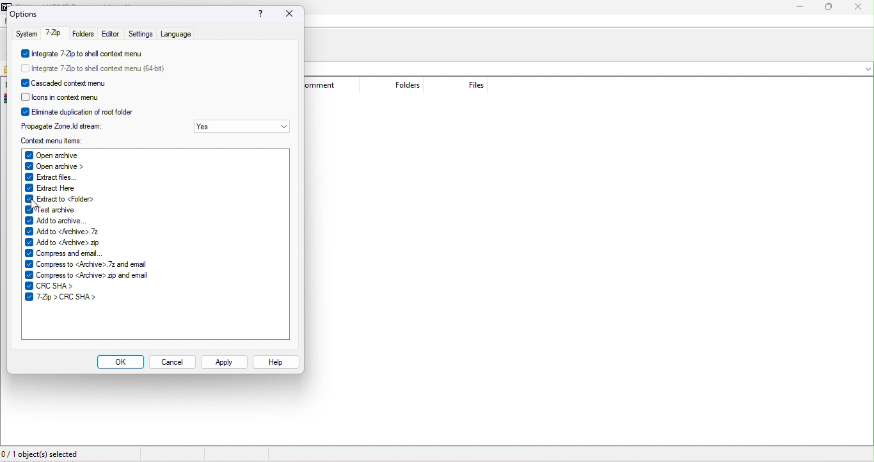 This screenshot has height=462, width=874. What do you see at coordinates (242, 127) in the screenshot?
I see `yes` at bounding box center [242, 127].